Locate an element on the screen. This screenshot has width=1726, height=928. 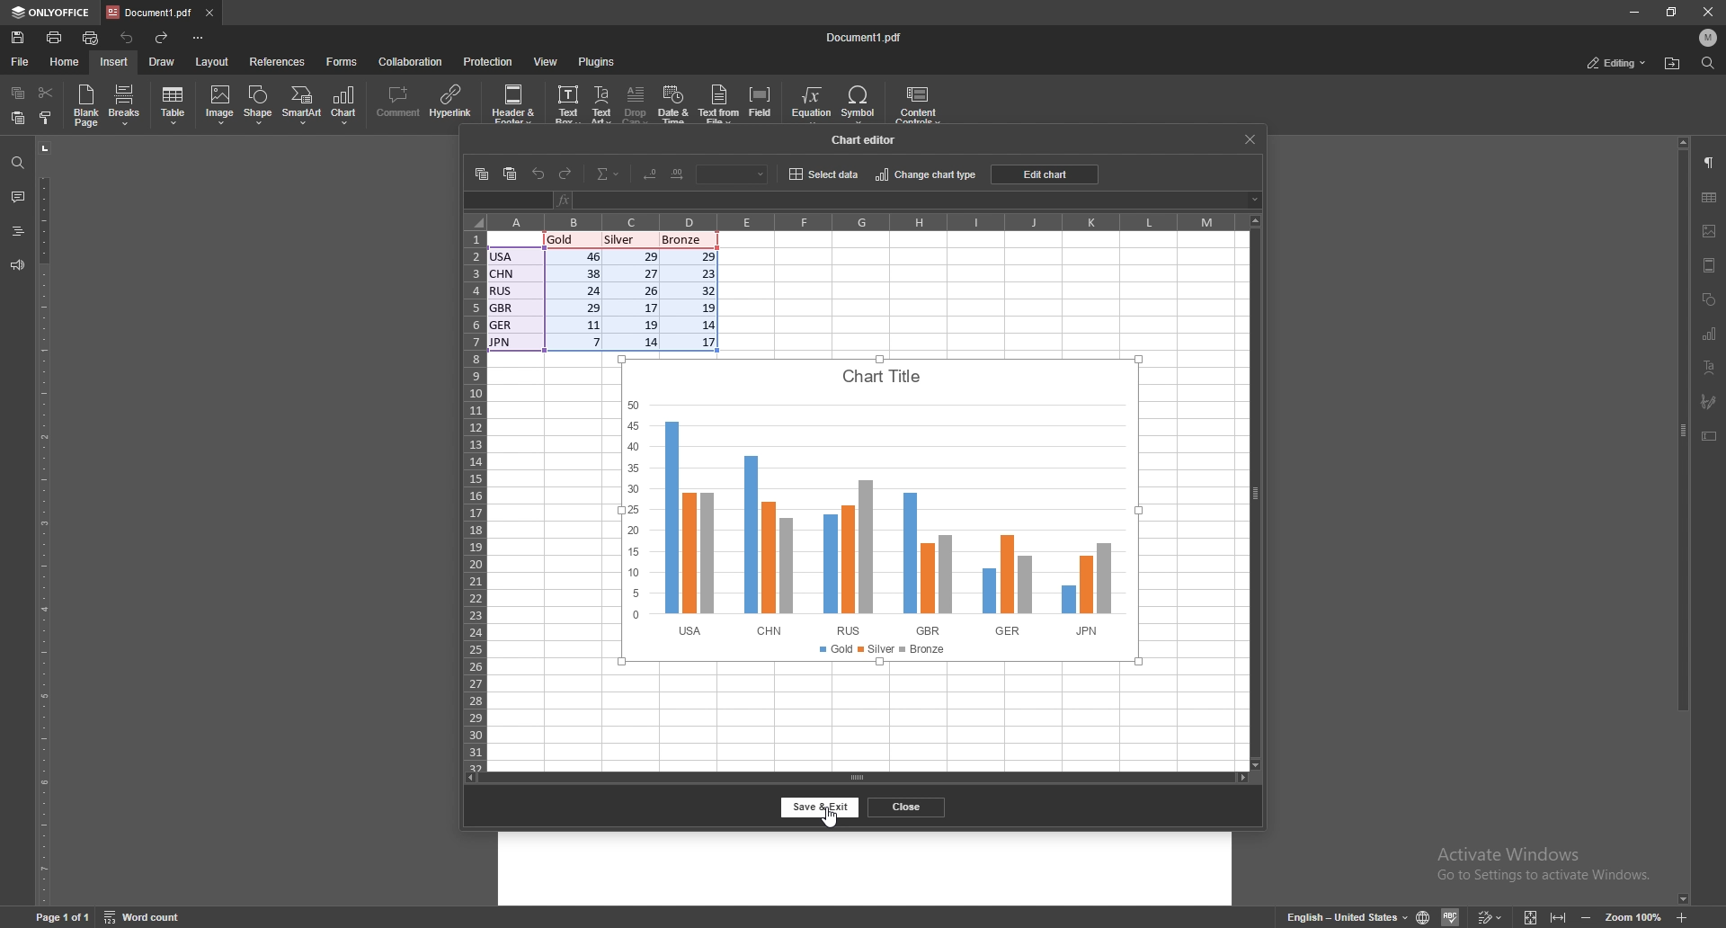
signature field is located at coordinates (1708, 402).